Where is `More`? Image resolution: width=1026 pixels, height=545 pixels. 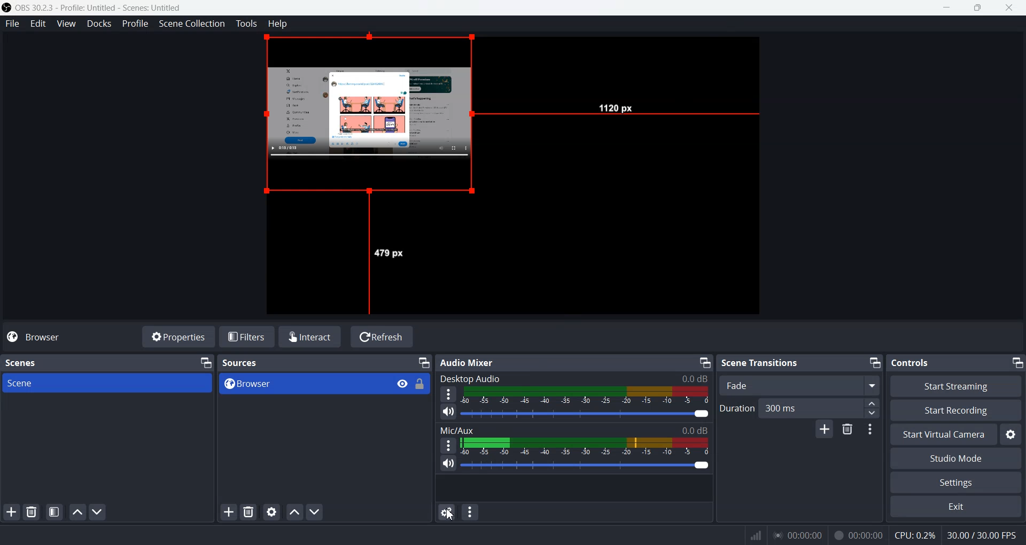
More is located at coordinates (448, 394).